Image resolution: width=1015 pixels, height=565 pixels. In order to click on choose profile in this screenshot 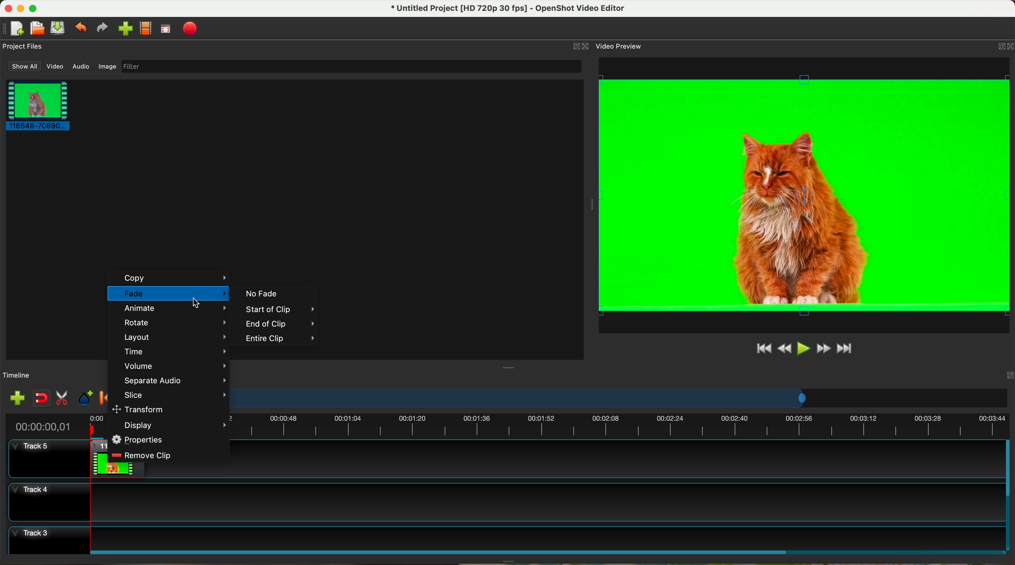, I will do `click(145, 29)`.